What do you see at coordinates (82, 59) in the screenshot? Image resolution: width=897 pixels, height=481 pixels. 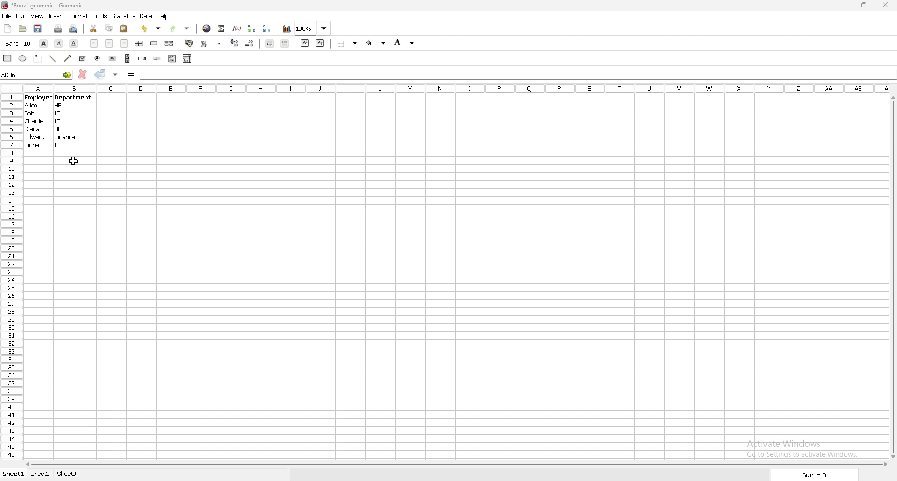 I see `tickbox` at bounding box center [82, 59].